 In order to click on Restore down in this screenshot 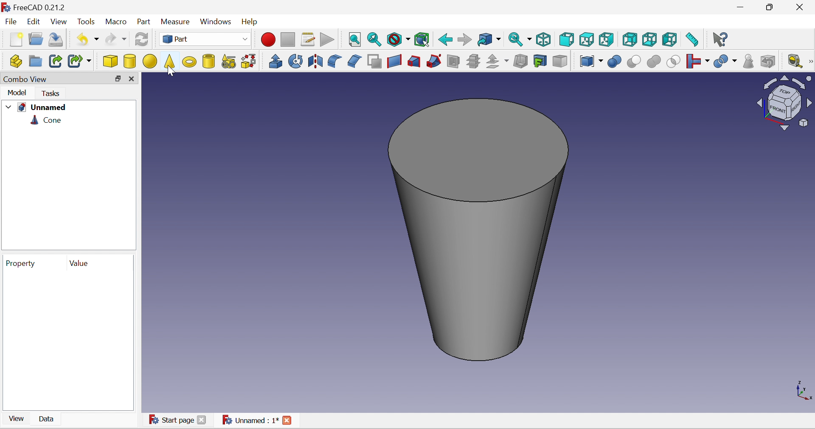, I will do `click(119, 79)`.